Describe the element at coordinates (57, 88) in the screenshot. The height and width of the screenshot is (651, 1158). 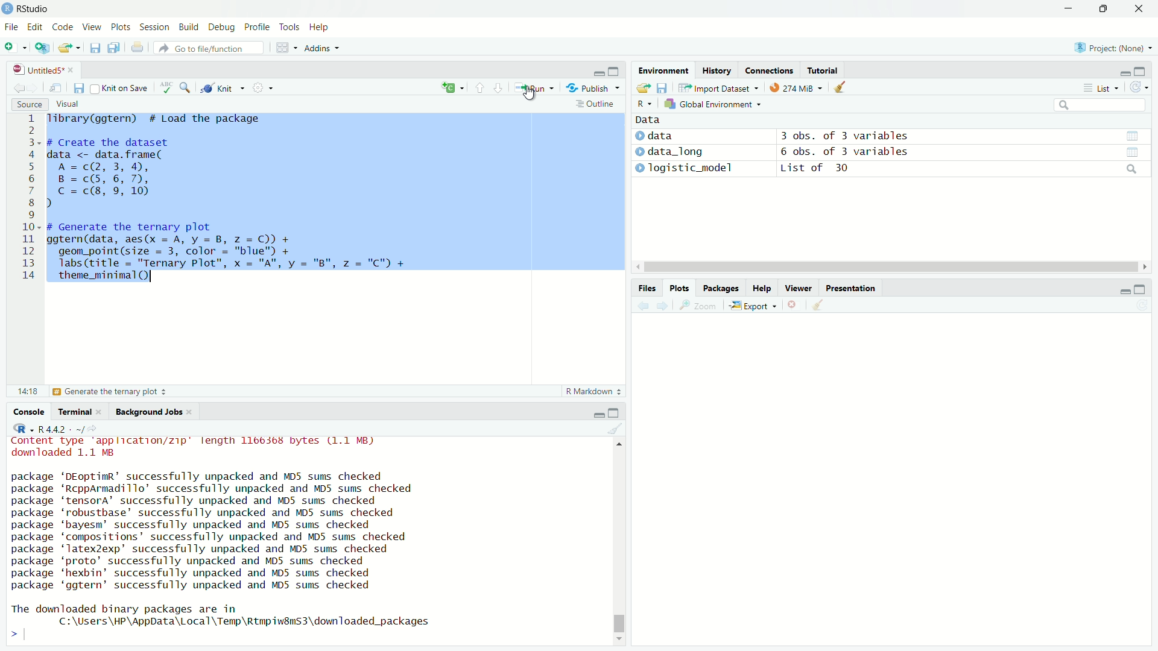
I see `view` at that location.